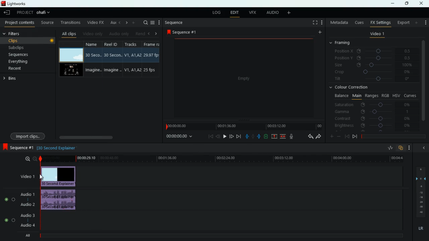 Image resolution: width=429 pixels, height=241 pixels. Describe the element at coordinates (28, 41) in the screenshot. I see `clips` at that location.